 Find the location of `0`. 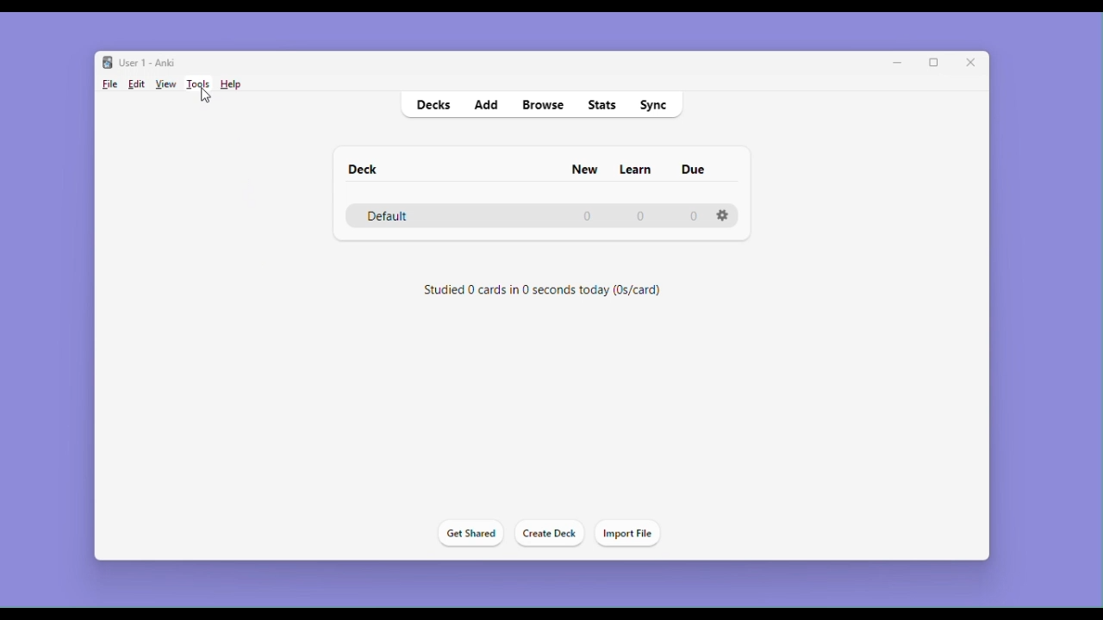

0 is located at coordinates (693, 214).